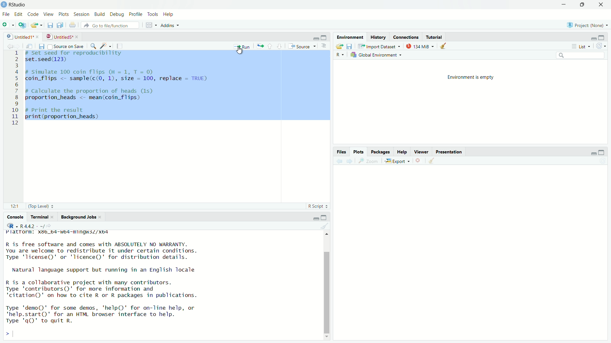 The image size is (611, 343). I want to click on compile report, so click(123, 45).